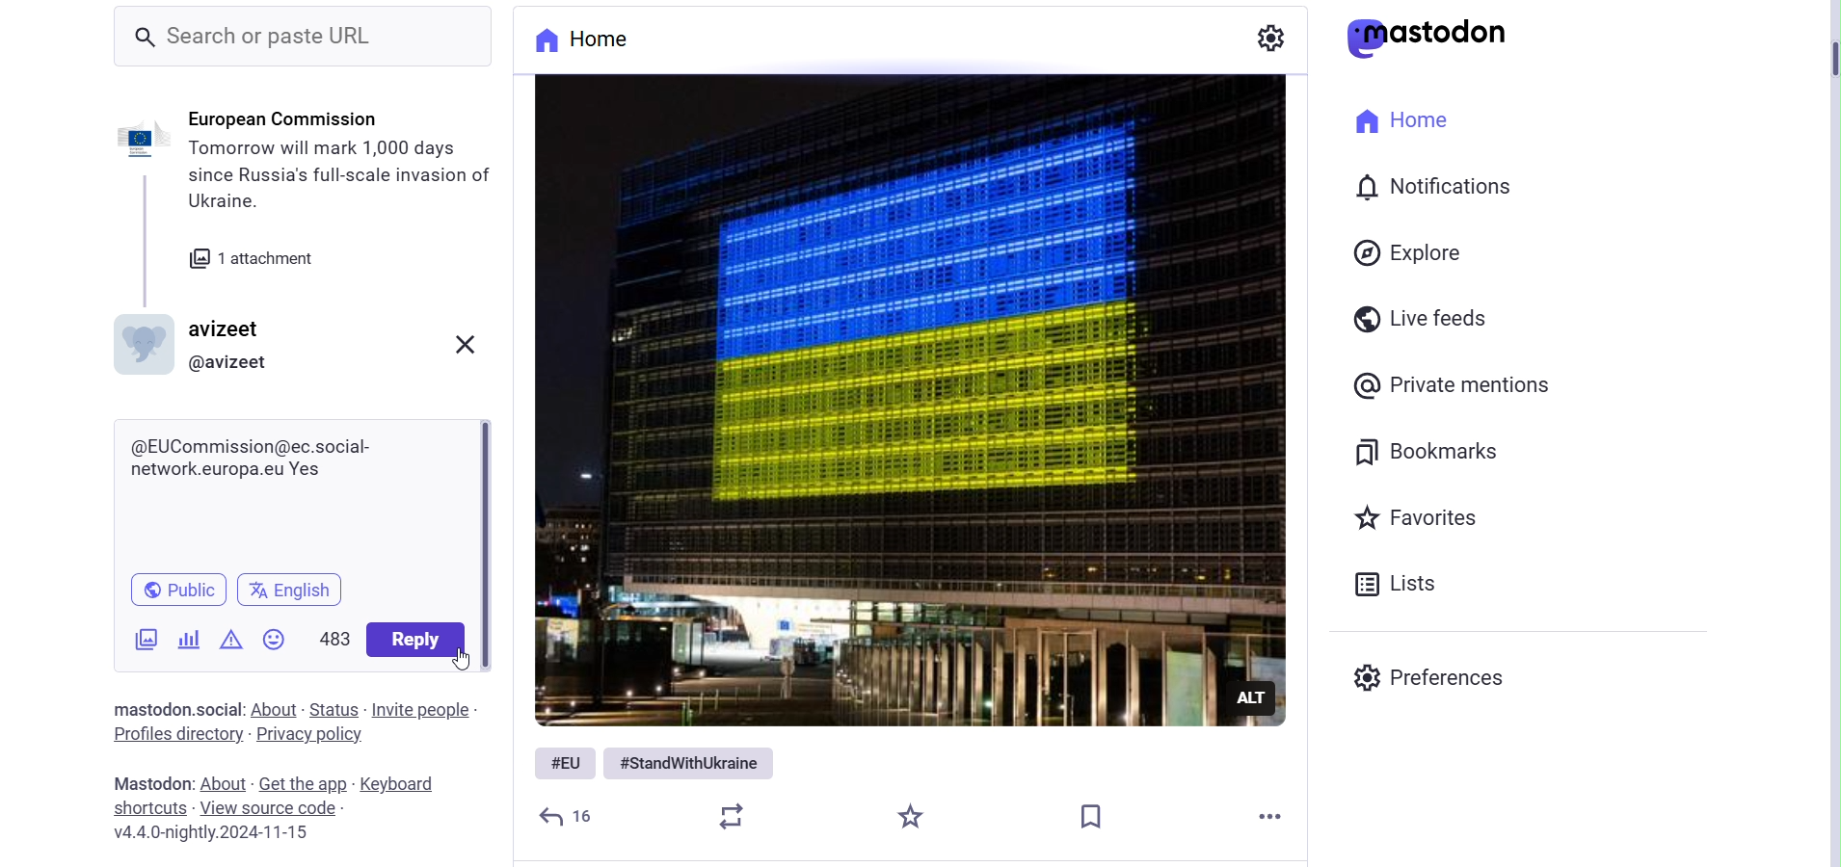  I want to click on Reply, so click(417, 642).